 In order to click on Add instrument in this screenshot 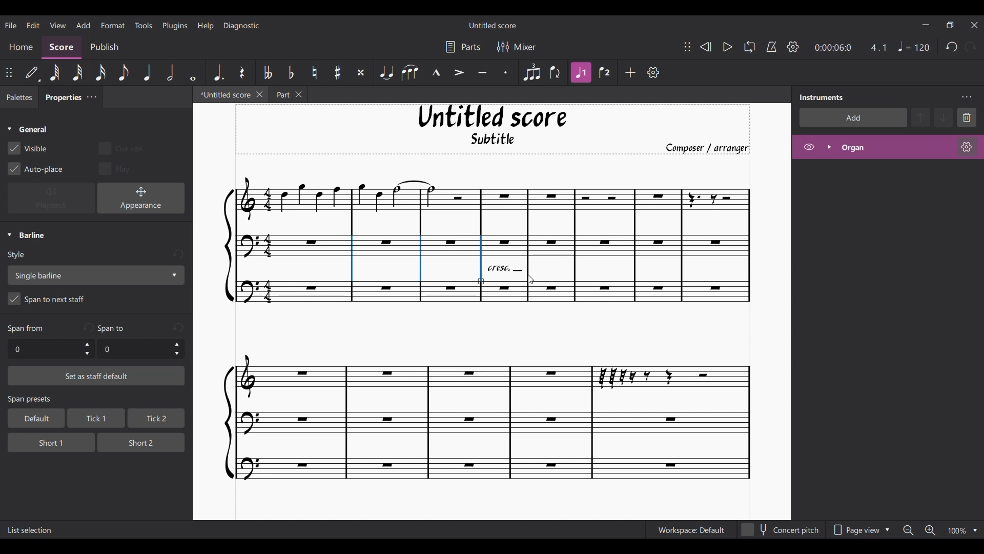, I will do `click(853, 117)`.